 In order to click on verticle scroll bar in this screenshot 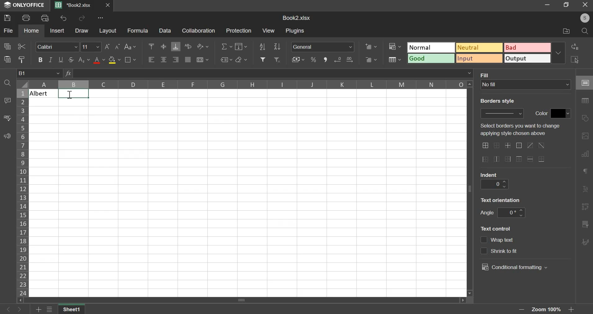, I will do `click(472, 188)`.